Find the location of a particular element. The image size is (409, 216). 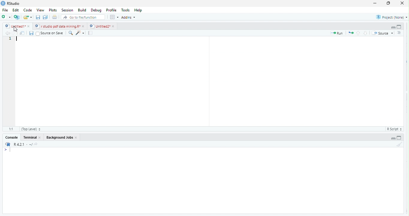

 project: (None) is located at coordinates (392, 18).